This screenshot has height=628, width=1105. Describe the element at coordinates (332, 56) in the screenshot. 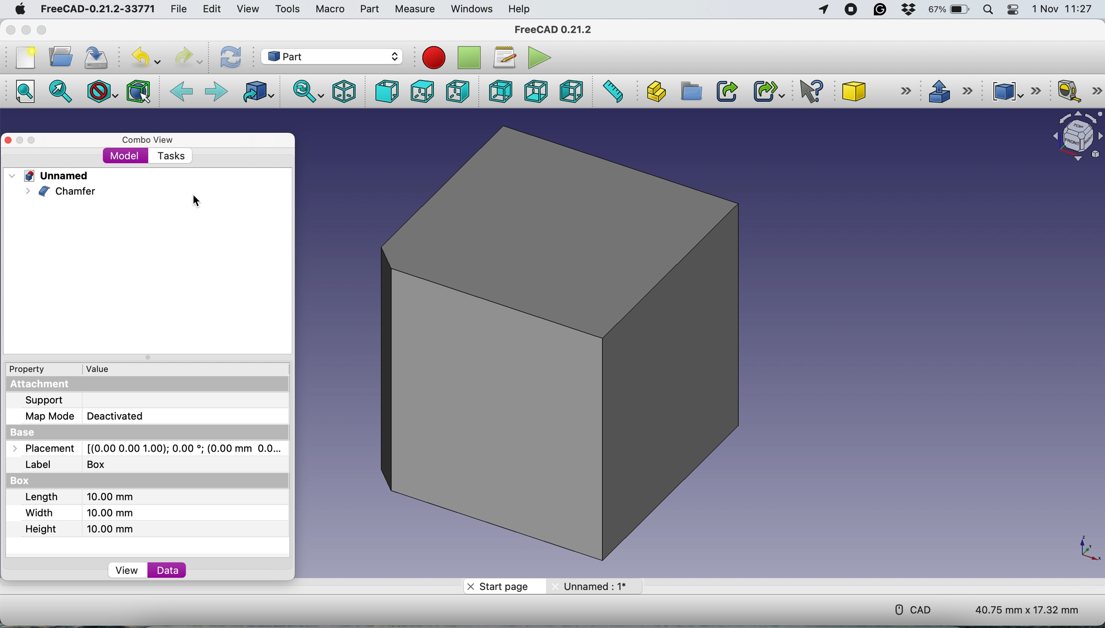

I see `work bench` at that location.